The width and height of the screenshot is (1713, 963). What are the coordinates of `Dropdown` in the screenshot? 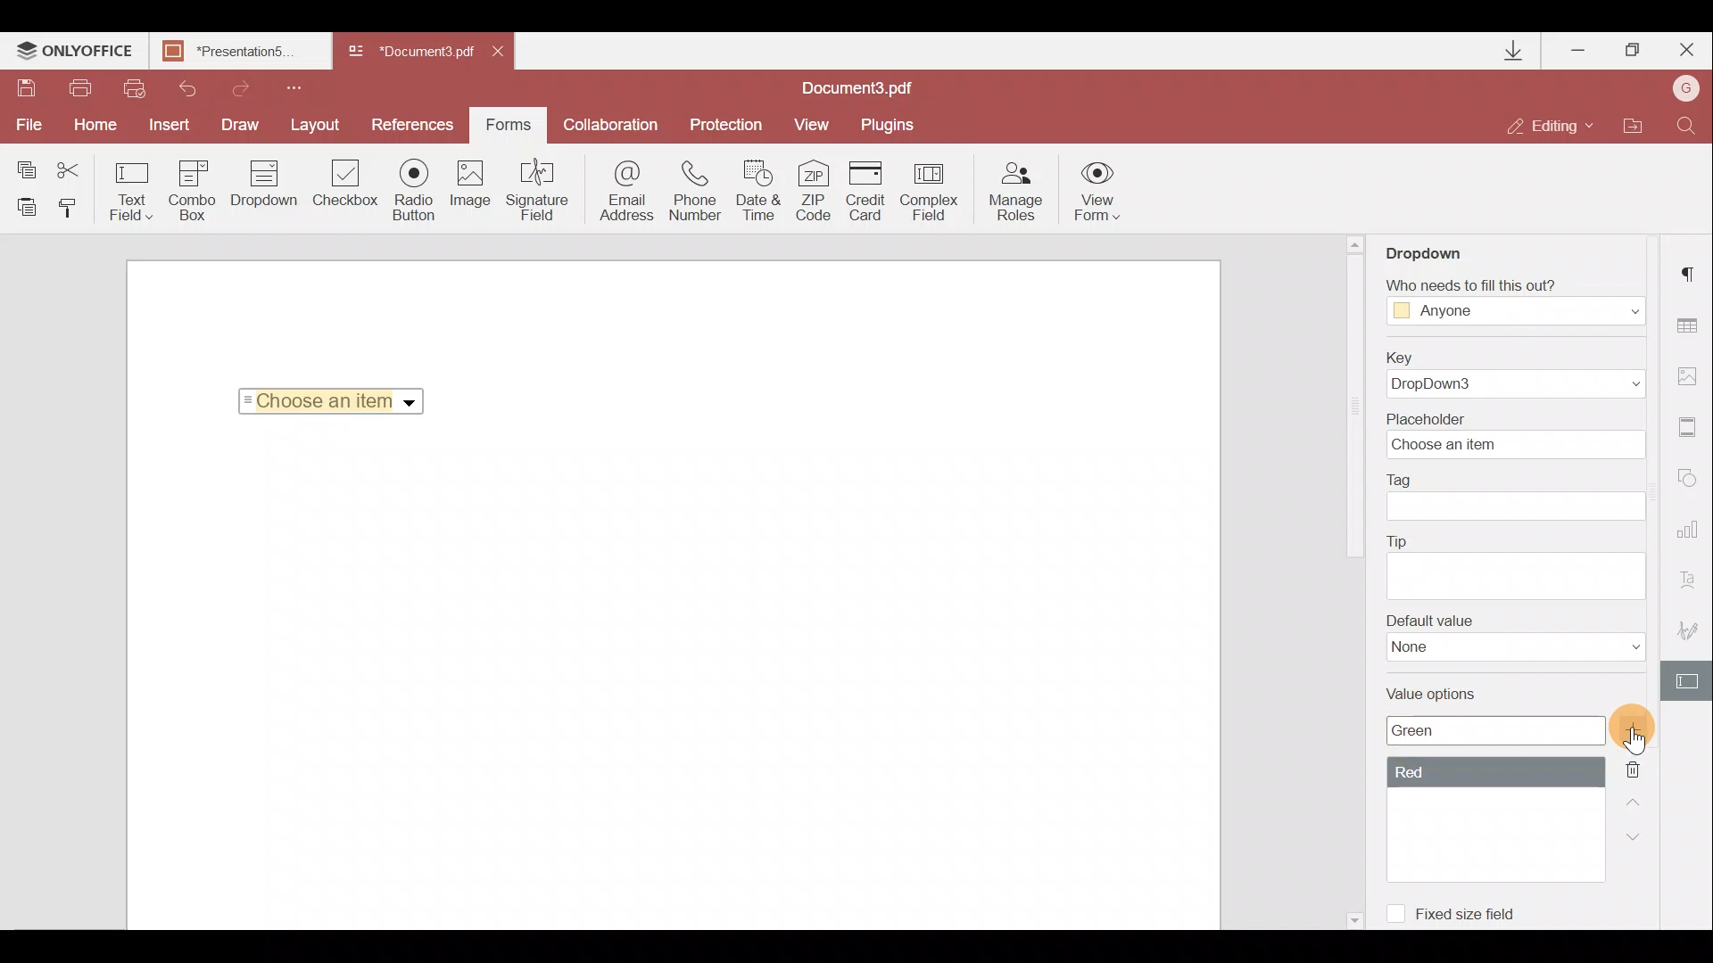 It's located at (261, 193).